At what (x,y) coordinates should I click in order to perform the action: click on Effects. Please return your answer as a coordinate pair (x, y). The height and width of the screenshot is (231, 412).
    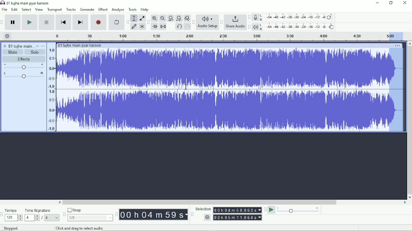
    Looking at the image, I should click on (24, 59).